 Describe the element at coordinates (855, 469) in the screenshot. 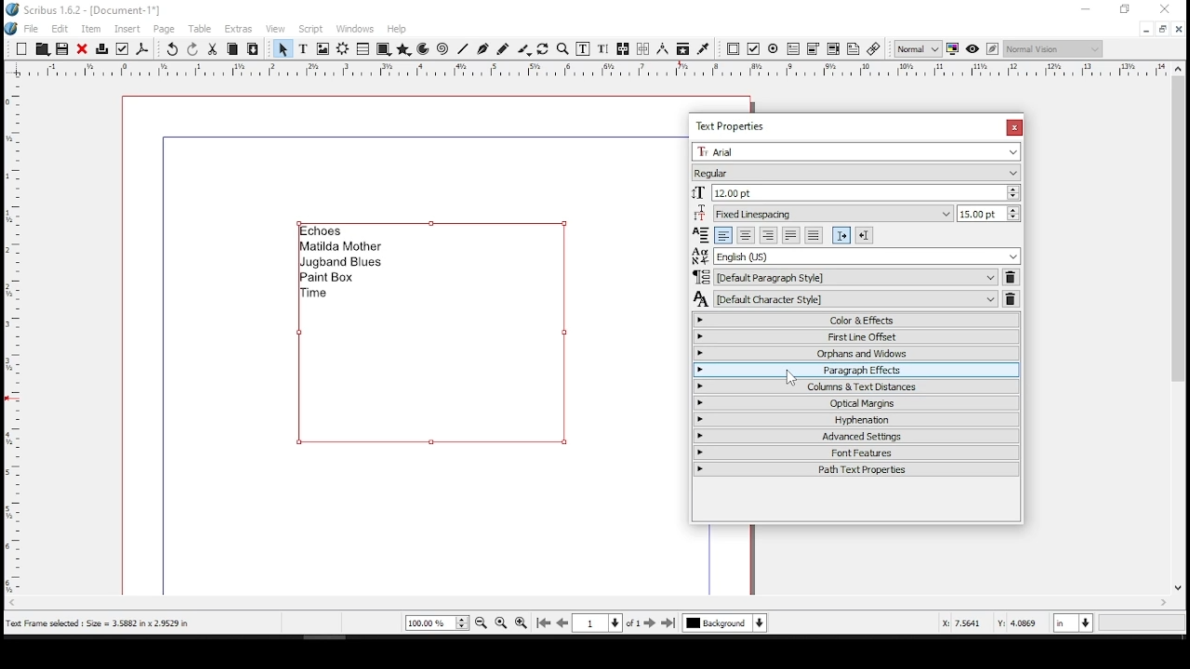

I see `path text properties` at that location.